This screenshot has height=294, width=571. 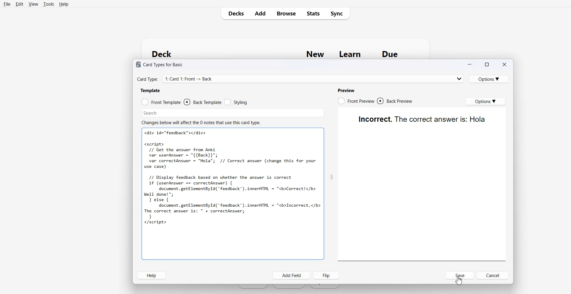 What do you see at coordinates (233, 180) in the screenshot?
I see `<div id="feedback"></div>
<script>
// Get the answer from Anki
var userAnswer = "{{Back}}";
var correctAnswer = "Hola"; // Correct answer (change this for your
use case)
// Display feedback based on whether the answer is correct
if (userAnswer == correctAnsuer) {
document . getElementByTd( feedback’). innerHTML = "<b>Correct!</b>
Well done!";
} else {
document . getElementByTd( "feedback" ).innerHTML = "<b>Incorrect.</b>
The correct answer is: " + correctAnswer;
}
</script>` at bounding box center [233, 180].